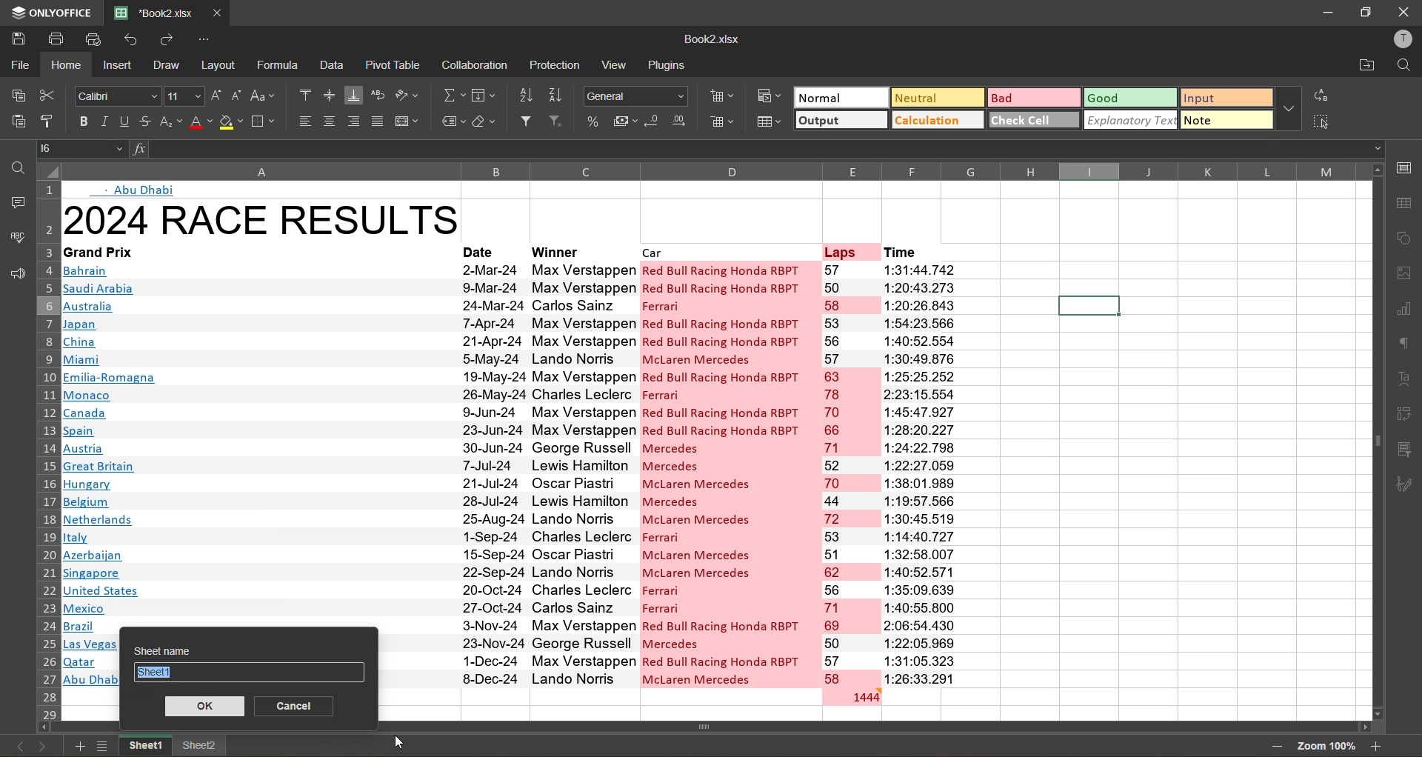 The width and height of the screenshot is (1422, 757). What do you see at coordinates (767, 121) in the screenshot?
I see `format as table` at bounding box center [767, 121].